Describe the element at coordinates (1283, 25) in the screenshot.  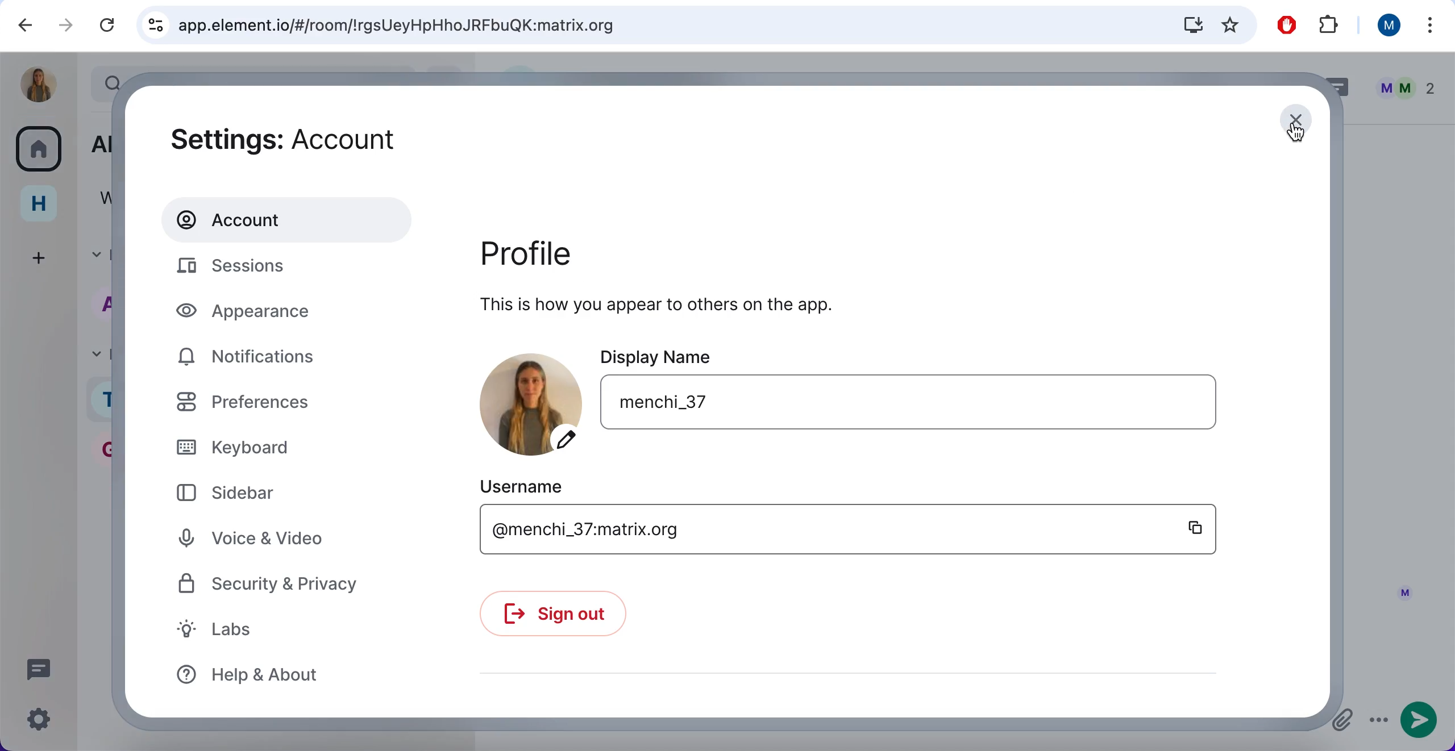
I see `ad block` at that location.